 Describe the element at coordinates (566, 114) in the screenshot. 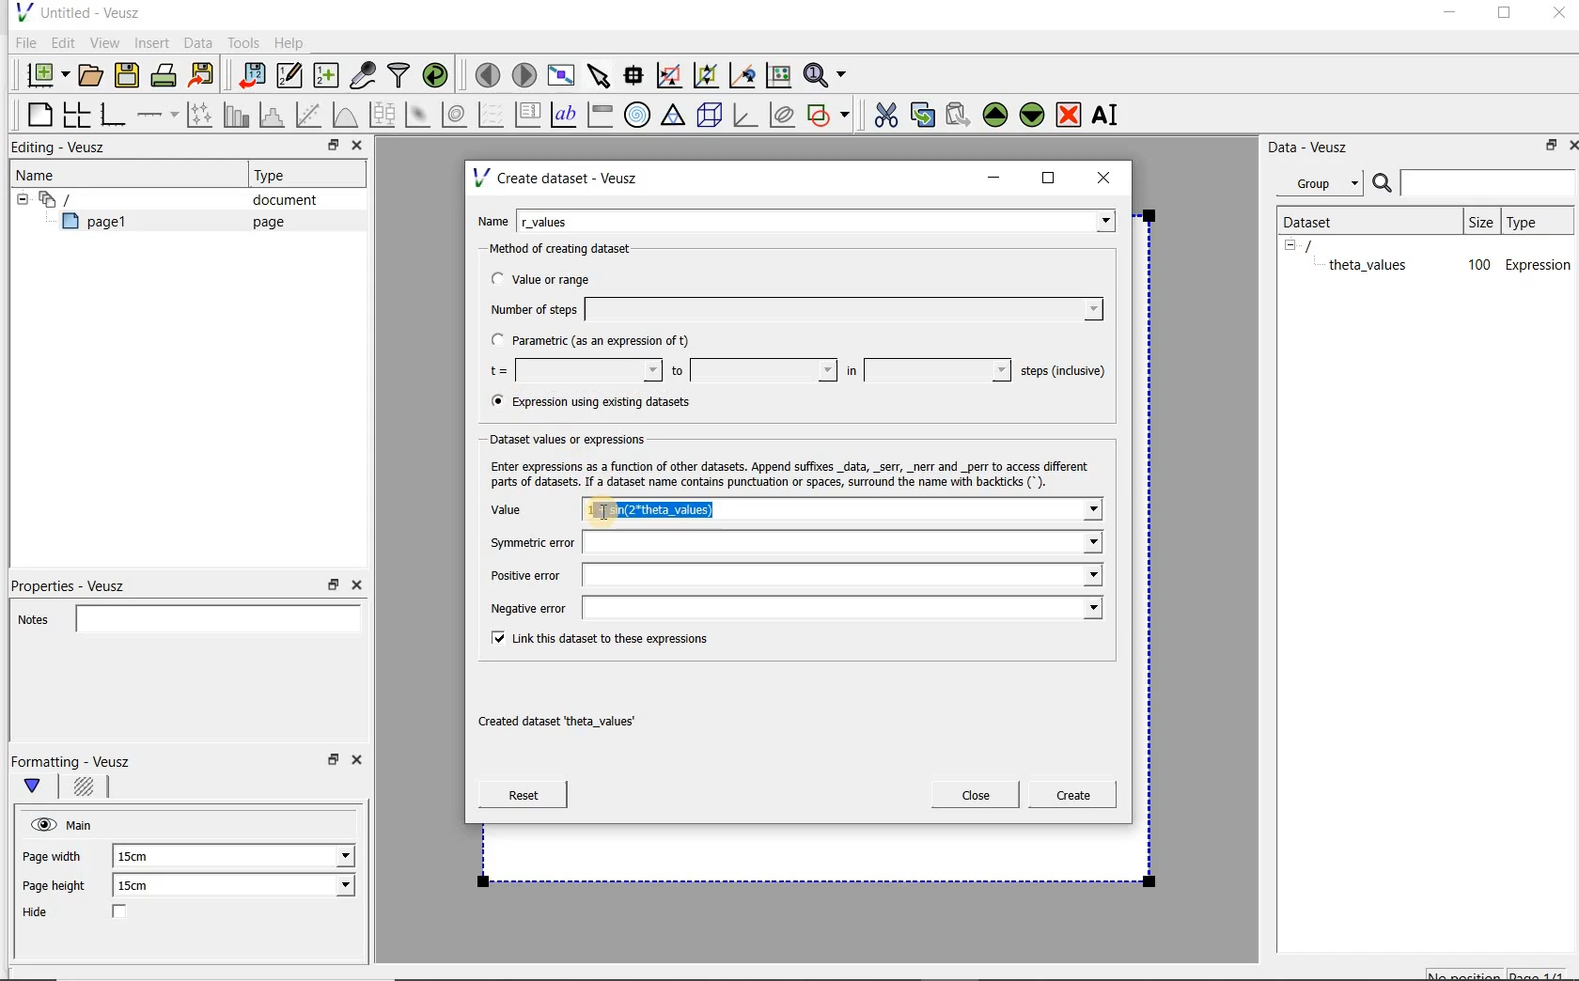

I see `text label` at that location.